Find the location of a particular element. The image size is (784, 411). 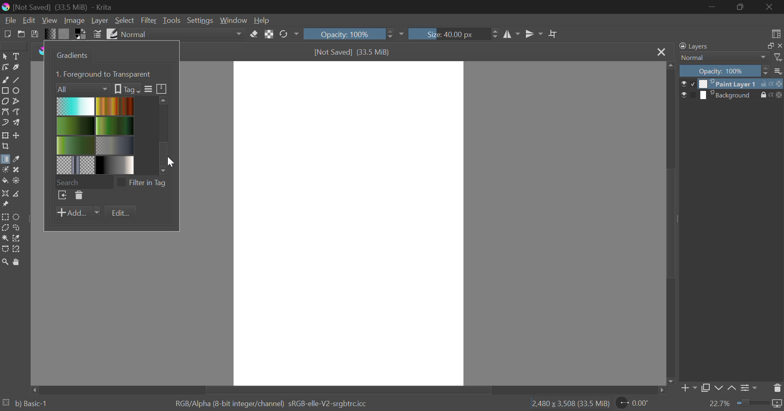

New is located at coordinates (7, 33).